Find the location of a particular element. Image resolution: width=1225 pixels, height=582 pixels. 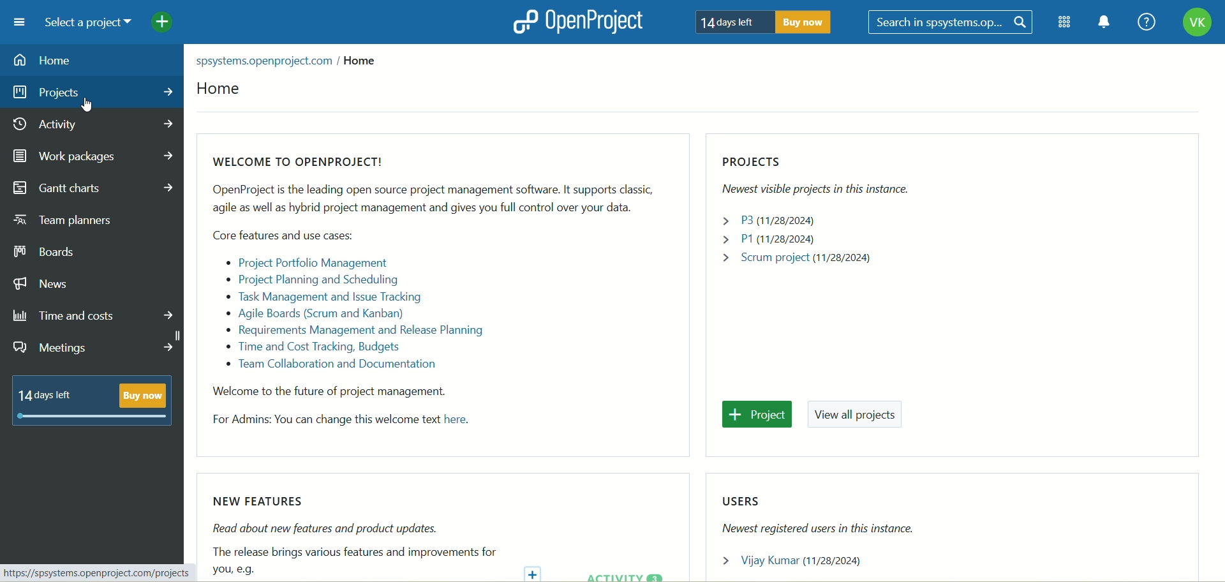

14 days left is located at coordinates (732, 23).